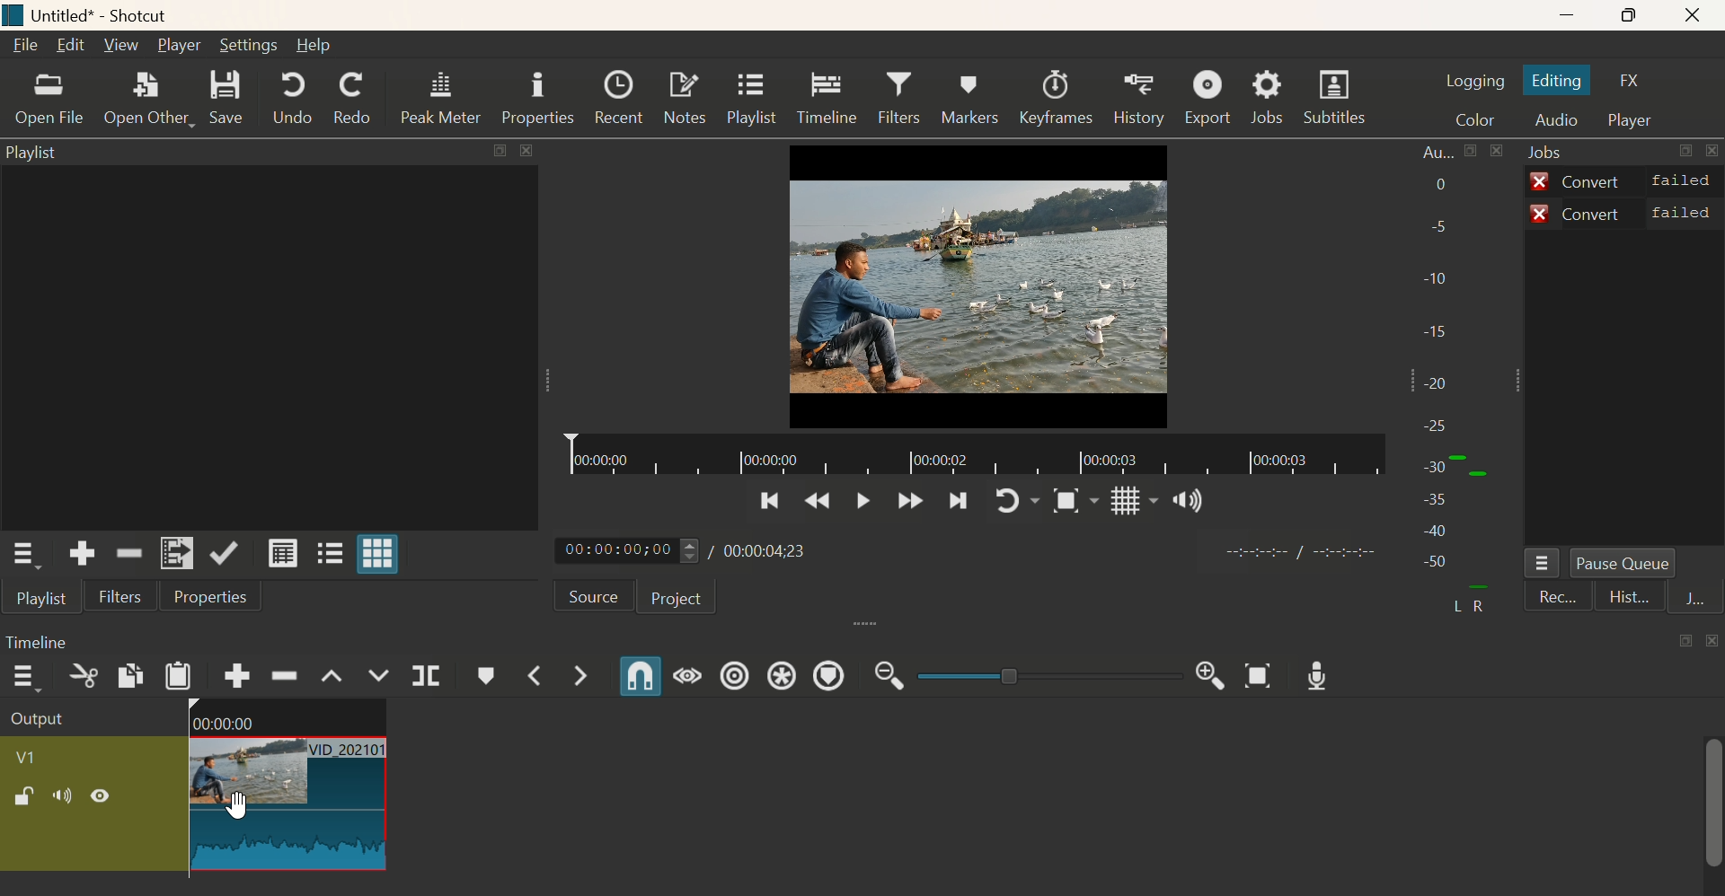 Image resolution: width=1725 pixels, height=896 pixels. What do you see at coordinates (177, 553) in the screenshot?
I see `Add to Playlist` at bounding box center [177, 553].